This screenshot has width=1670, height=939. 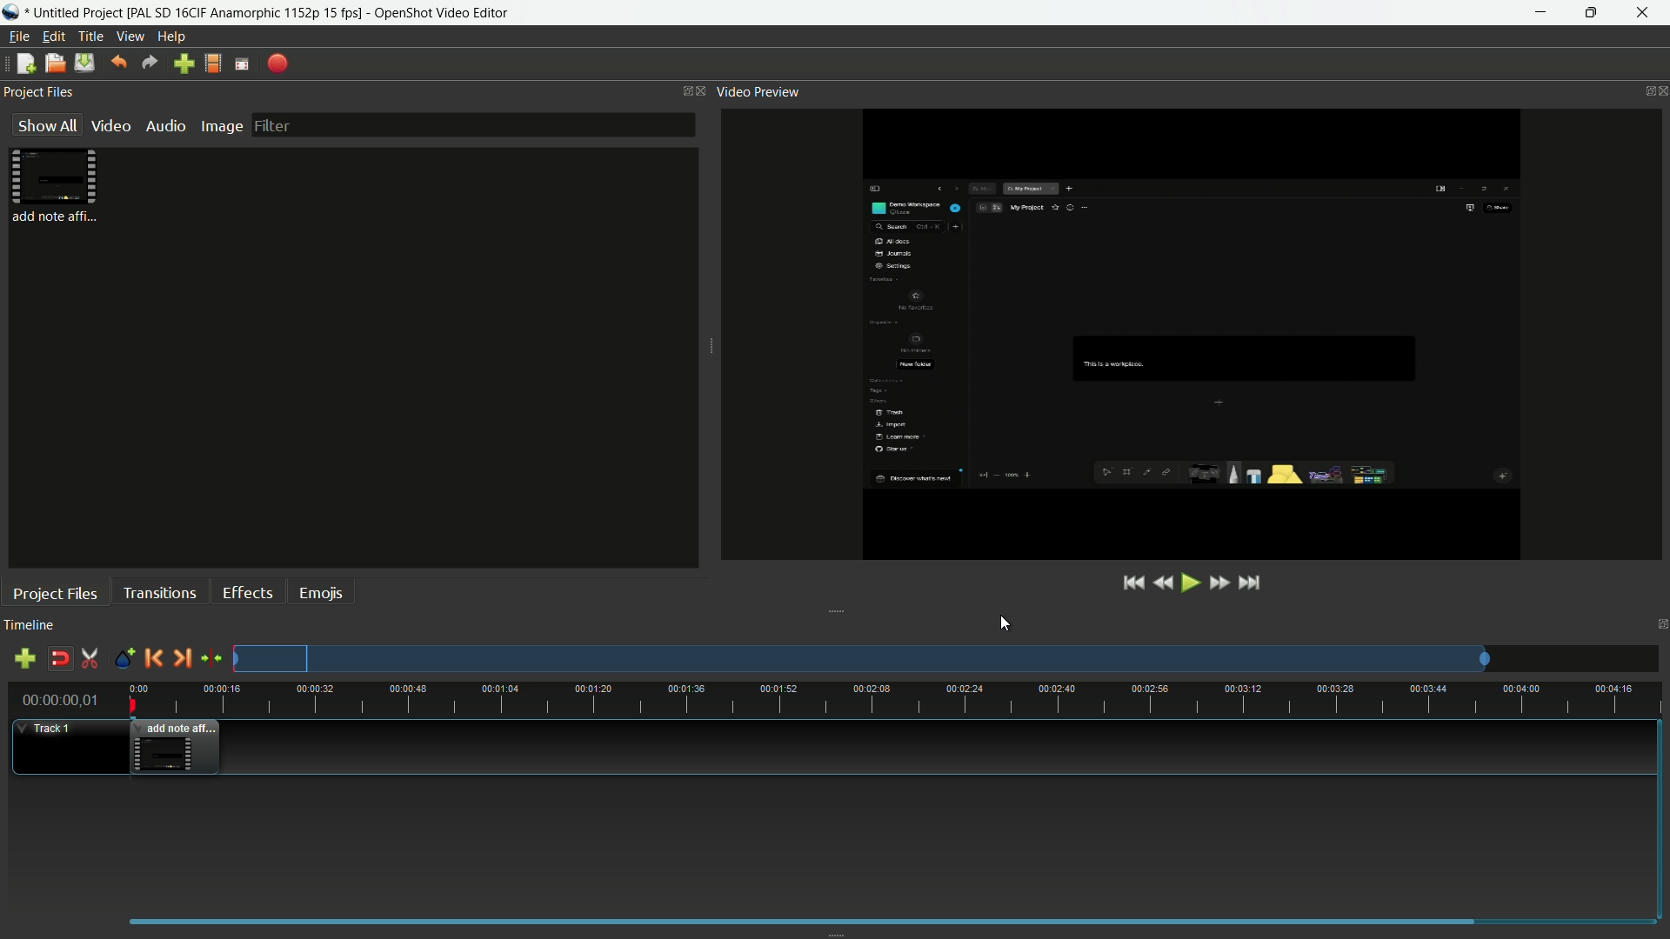 What do you see at coordinates (53, 64) in the screenshot?
I see `open file` at bounding box center [53, 64].